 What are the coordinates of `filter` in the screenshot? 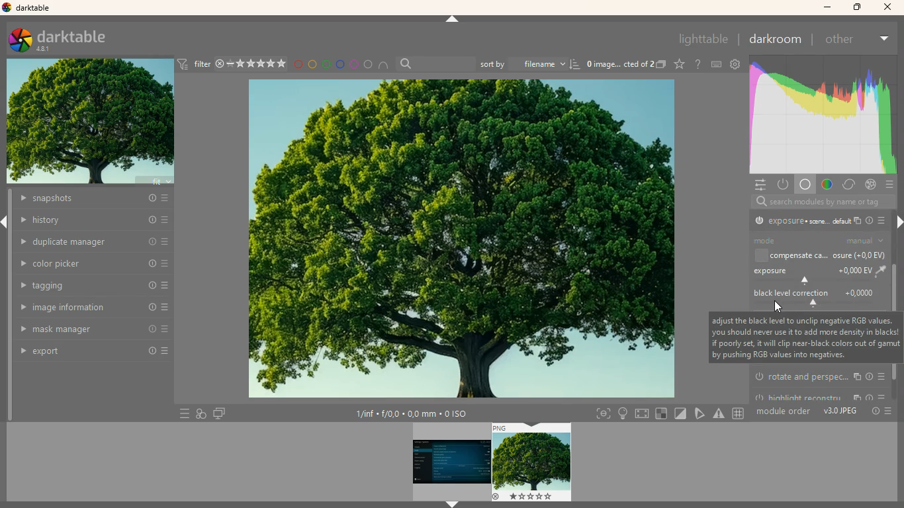 It's located at (202, 62).